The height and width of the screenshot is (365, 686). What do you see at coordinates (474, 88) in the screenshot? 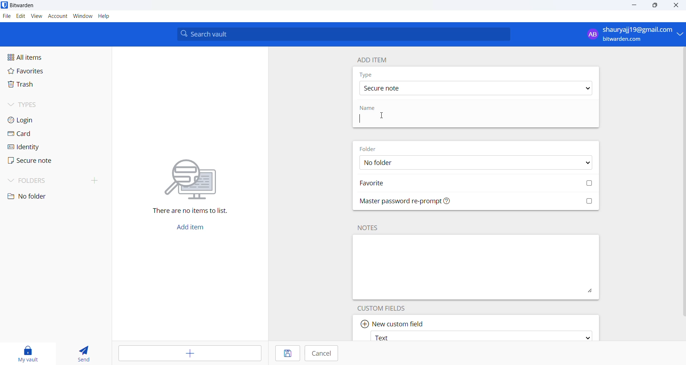
I see `secure note ` at bounding box center [474, 88].